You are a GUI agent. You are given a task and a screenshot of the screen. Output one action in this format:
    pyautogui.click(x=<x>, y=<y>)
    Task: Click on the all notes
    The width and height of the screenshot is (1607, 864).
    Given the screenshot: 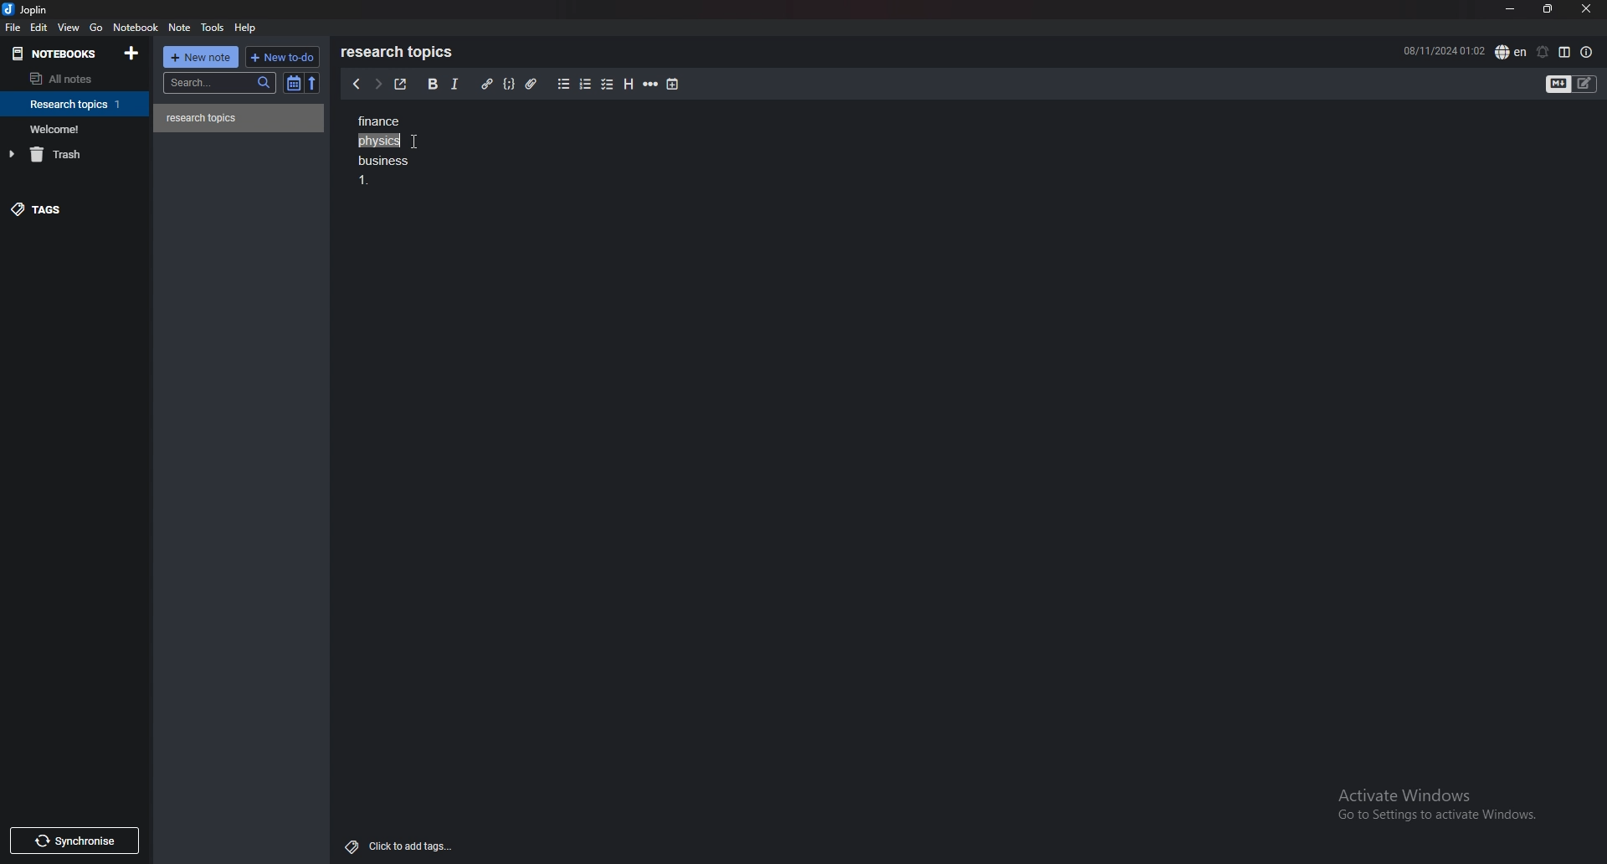 What is the action you would take?
    pyautogui.click(x=69, y=80)
    